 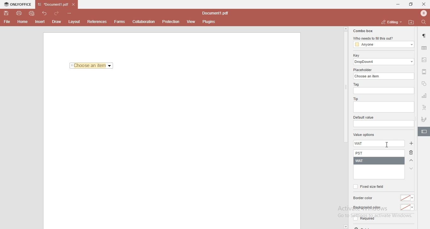 What do you see at coordinates (364, 135) in the screenshot?
I see `value options` at bounding box center [364, 135].